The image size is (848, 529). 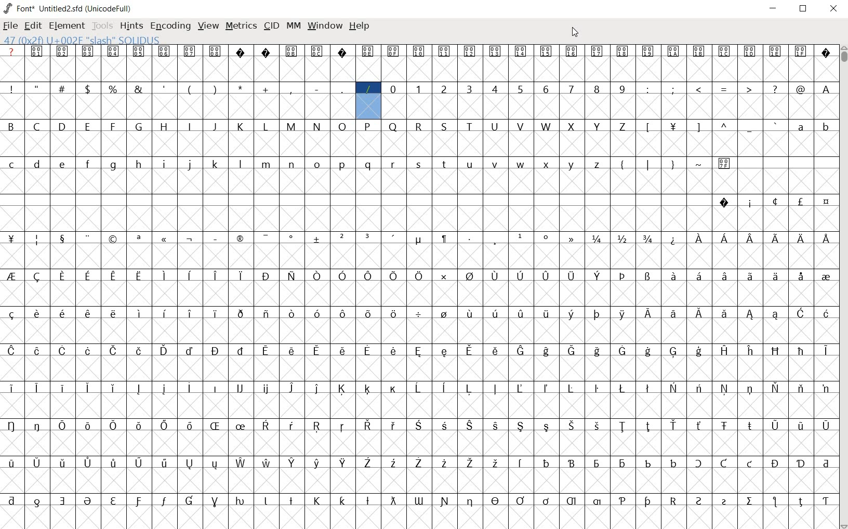 What do you see at coordinates (623, 464) in the screenshot?
I see `glyph` at bounding box center [623, 464].